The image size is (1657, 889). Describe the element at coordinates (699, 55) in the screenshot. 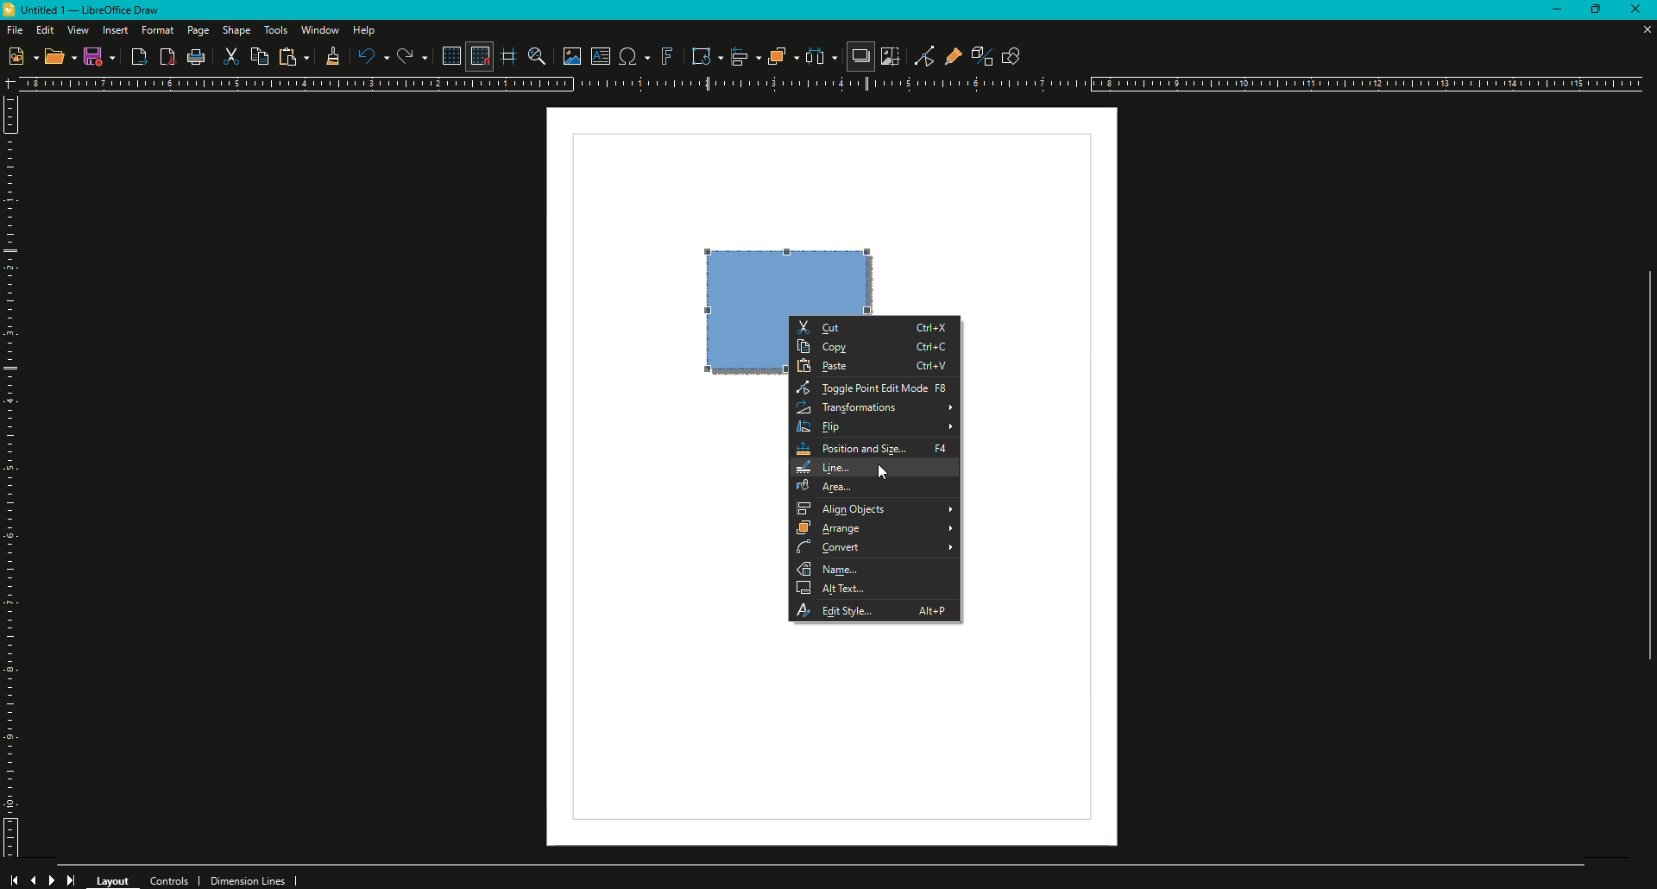

I see `Transformations` at that location.